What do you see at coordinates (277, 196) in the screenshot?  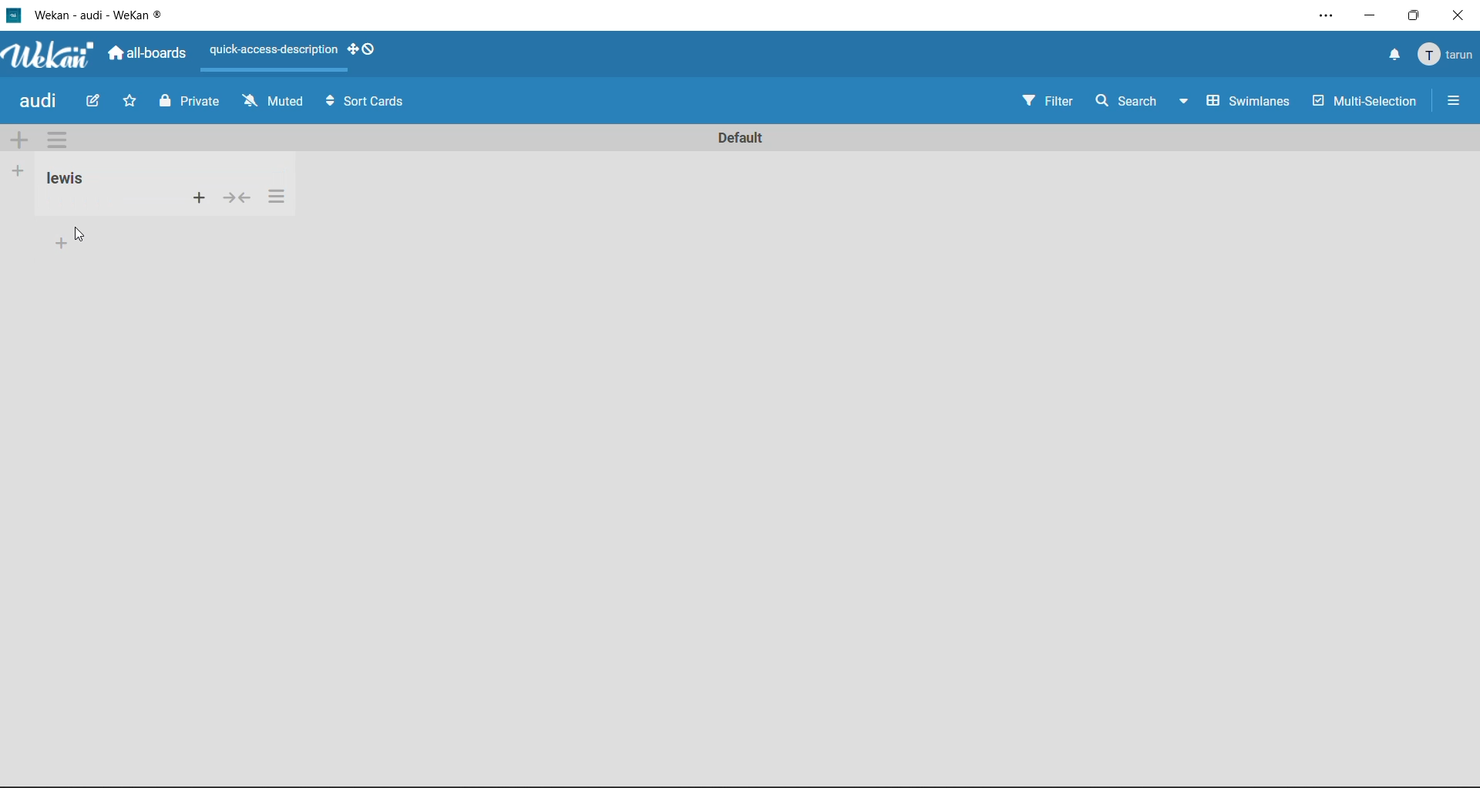 I see `` at bounding box center [277, 196].